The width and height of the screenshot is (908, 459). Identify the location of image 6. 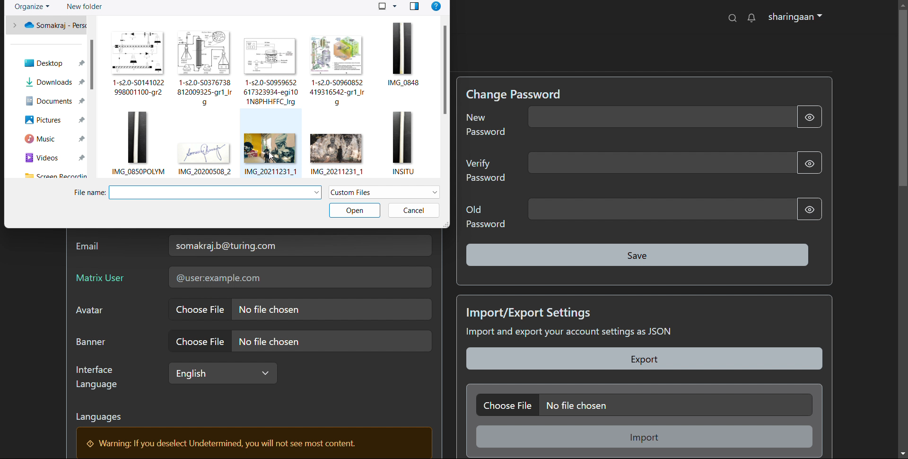
(138, 142).